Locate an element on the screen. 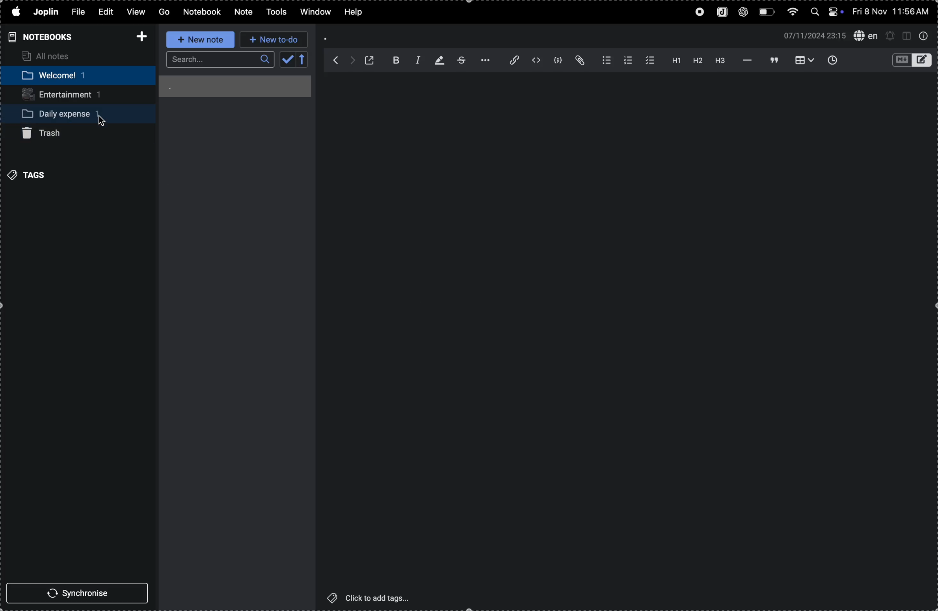 The image size is (938, 611). heading 1 is located at coordinates (673, 61).